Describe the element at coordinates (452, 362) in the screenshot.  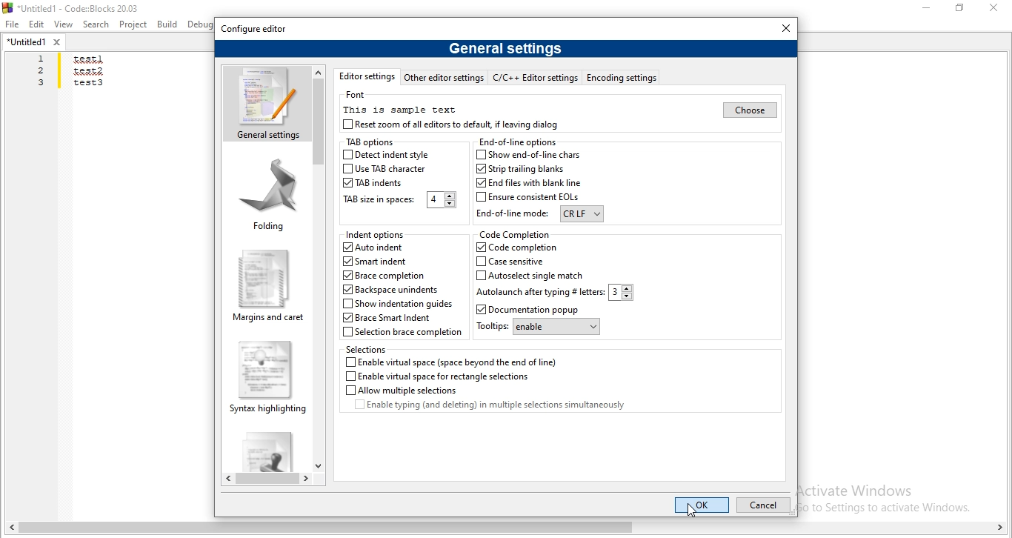
I see `Enable virtual space (space beyond the end of line)` at that location.